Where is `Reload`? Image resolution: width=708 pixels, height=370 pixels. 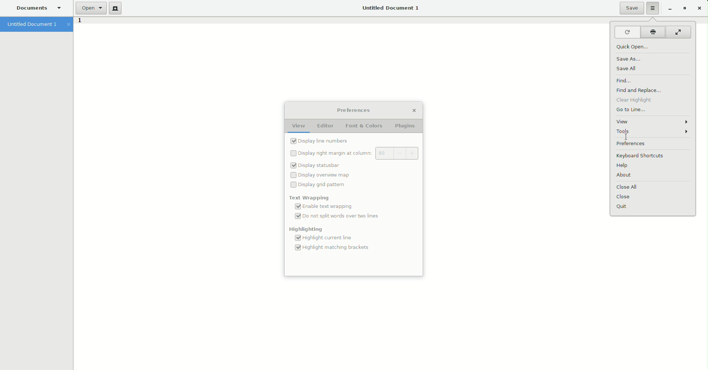
Reload is located at coordinates (625, 32).